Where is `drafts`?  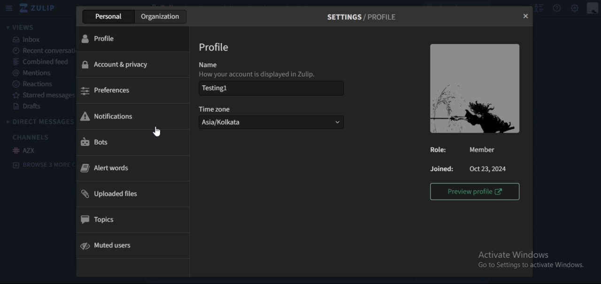 drafts is located at coordinates (30, 106).